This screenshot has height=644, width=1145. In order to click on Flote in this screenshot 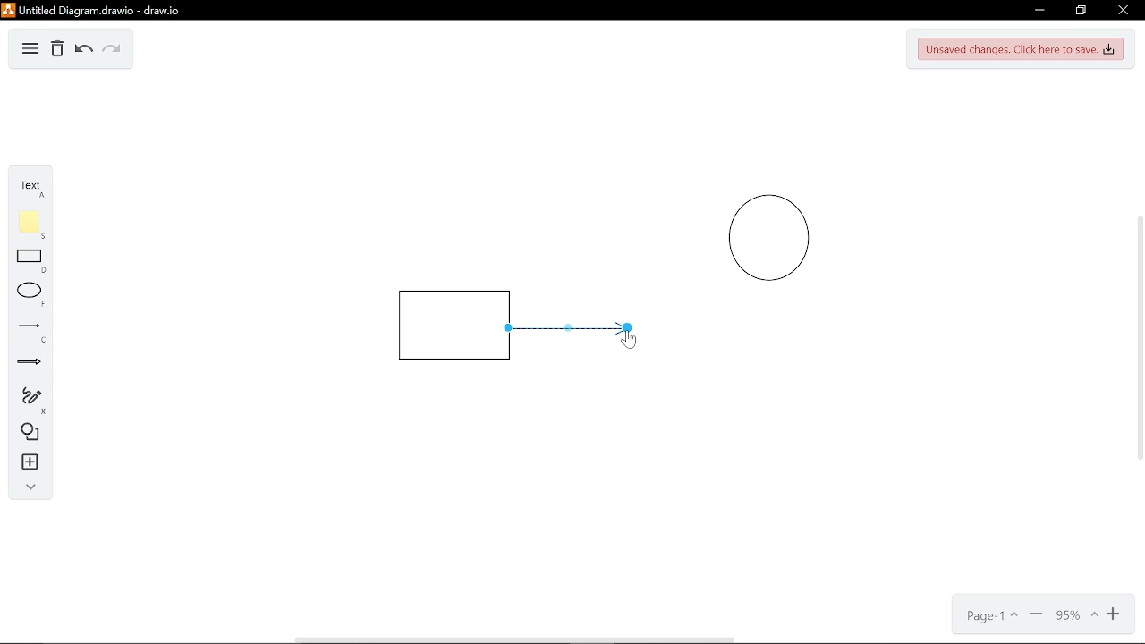, I will do `click(27, 225)`.